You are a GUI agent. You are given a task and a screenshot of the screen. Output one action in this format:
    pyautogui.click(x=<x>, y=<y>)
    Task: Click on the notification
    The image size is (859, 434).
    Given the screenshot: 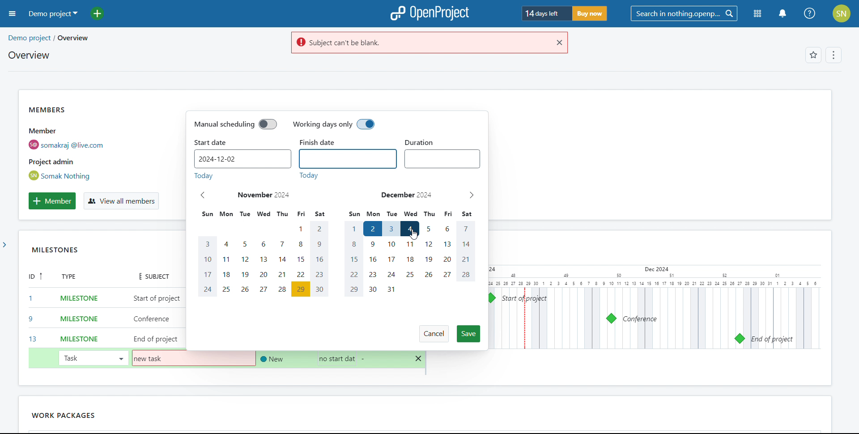 What is the action you would take?
    pyautogui.click(x=782, y=14)
    